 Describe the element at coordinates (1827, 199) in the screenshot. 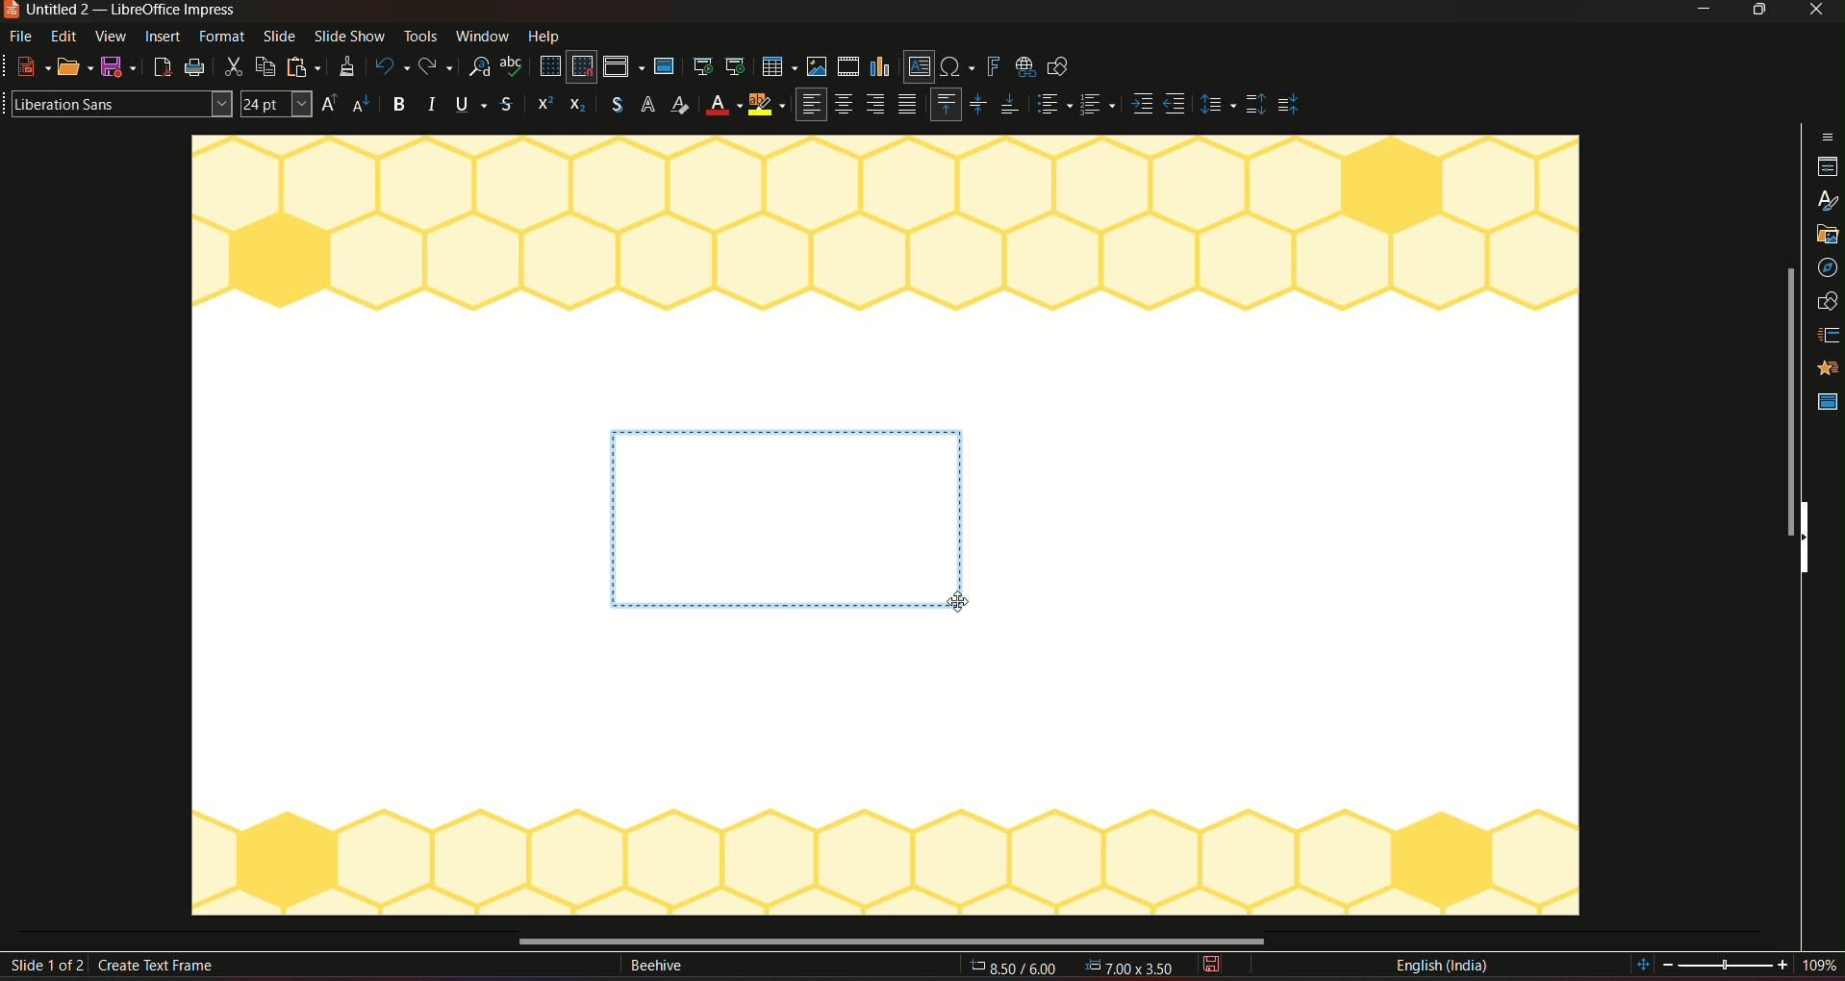

I see `gallery` at that location.